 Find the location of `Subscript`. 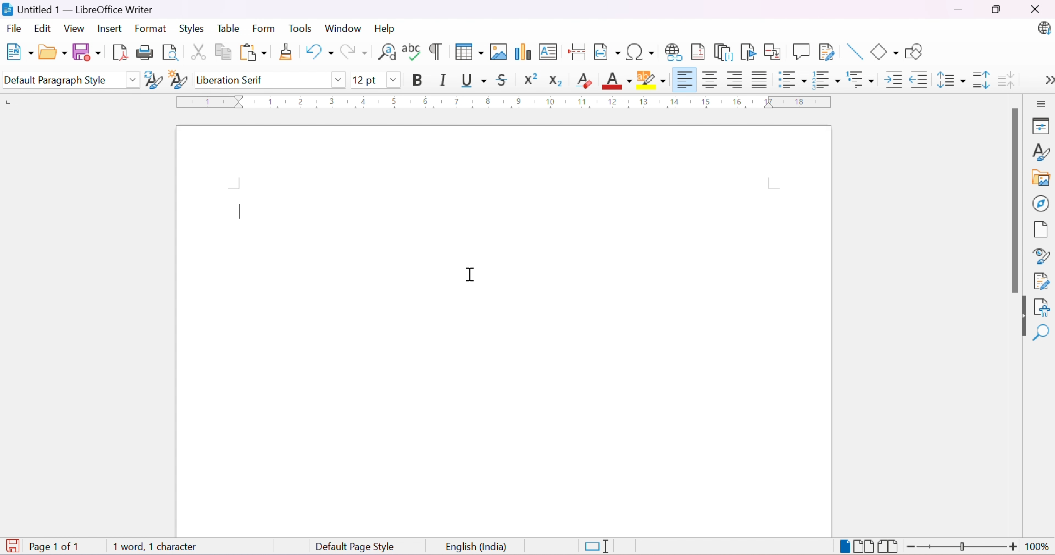

Subscript is located at coordinates (555, 81).